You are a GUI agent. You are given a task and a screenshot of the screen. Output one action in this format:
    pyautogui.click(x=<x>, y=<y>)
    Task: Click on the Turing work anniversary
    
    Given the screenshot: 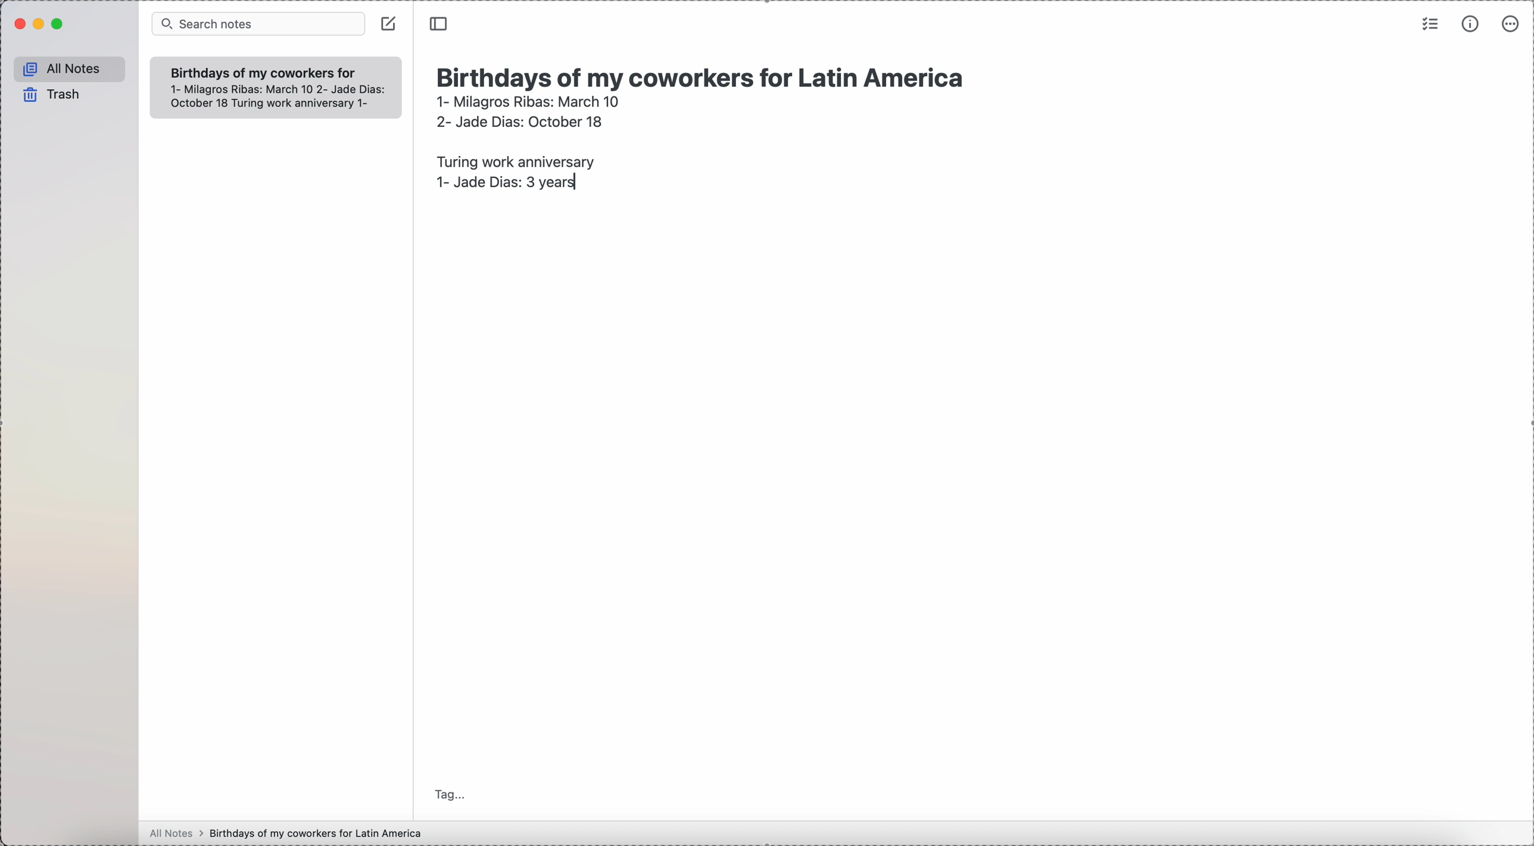 What is the action you would take?
    pyautogui.click(x=512, y=159)
    